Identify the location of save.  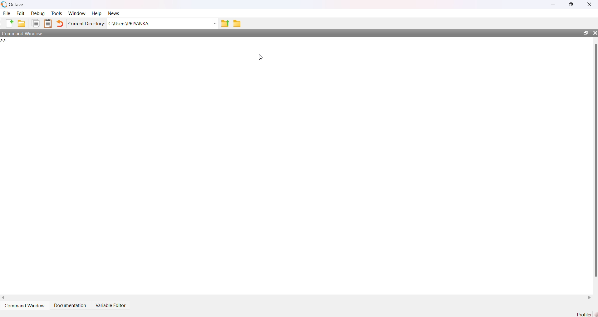
(22, 24).